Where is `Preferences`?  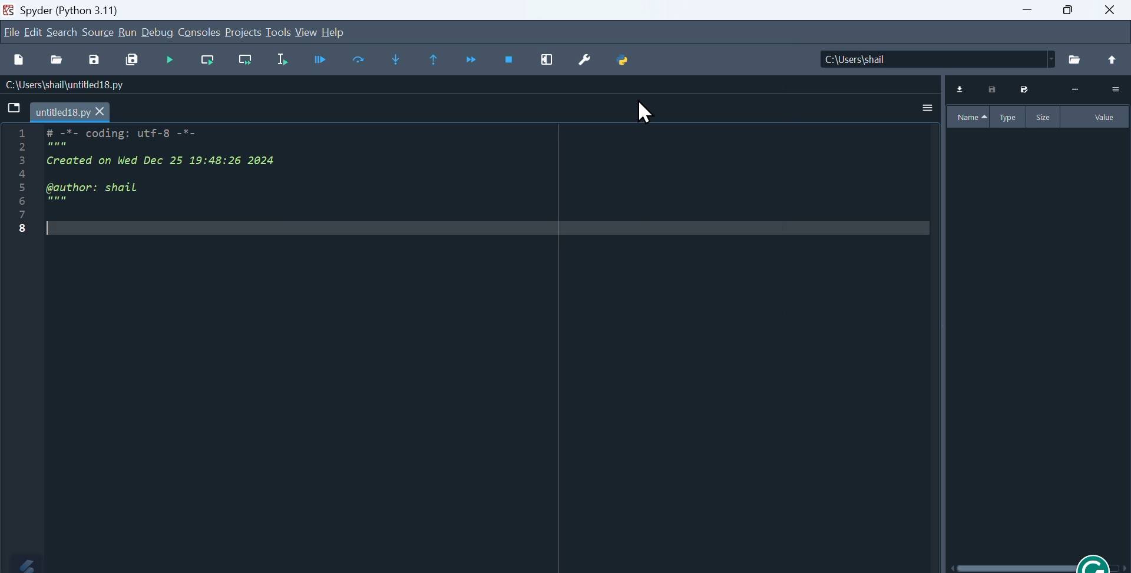
Preferences is located at coordinates (589, 62).